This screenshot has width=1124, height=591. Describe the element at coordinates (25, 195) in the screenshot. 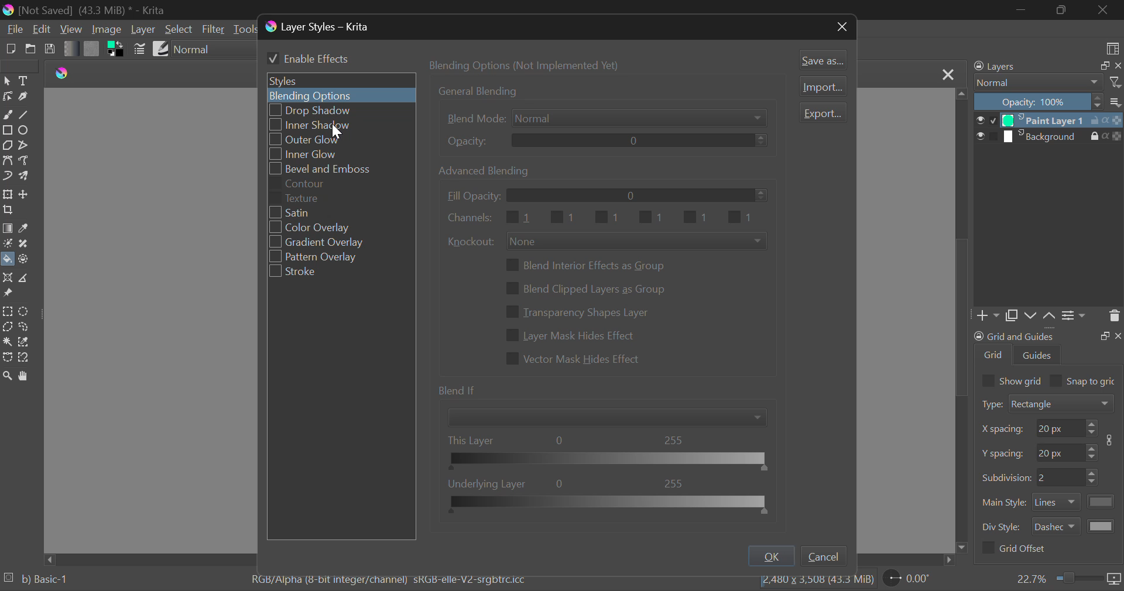

I see `Move Layer` at that location.